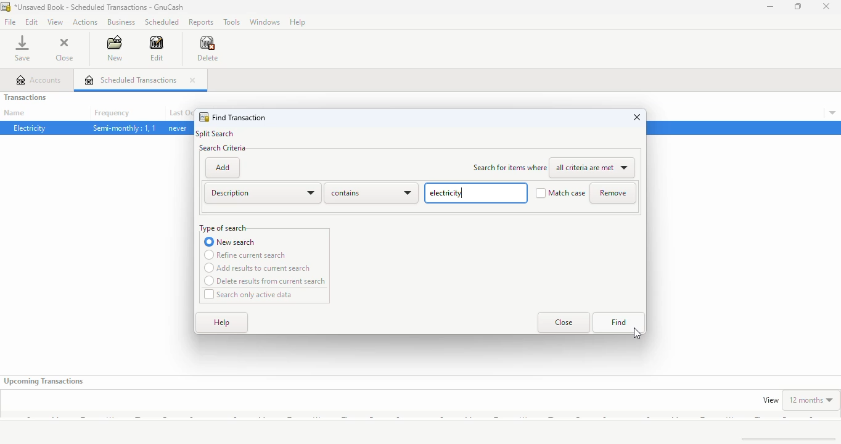 The image size is (841, 444). Describe the element at coordinates (371, 193) in the screenshot. I see `contains` at that location.